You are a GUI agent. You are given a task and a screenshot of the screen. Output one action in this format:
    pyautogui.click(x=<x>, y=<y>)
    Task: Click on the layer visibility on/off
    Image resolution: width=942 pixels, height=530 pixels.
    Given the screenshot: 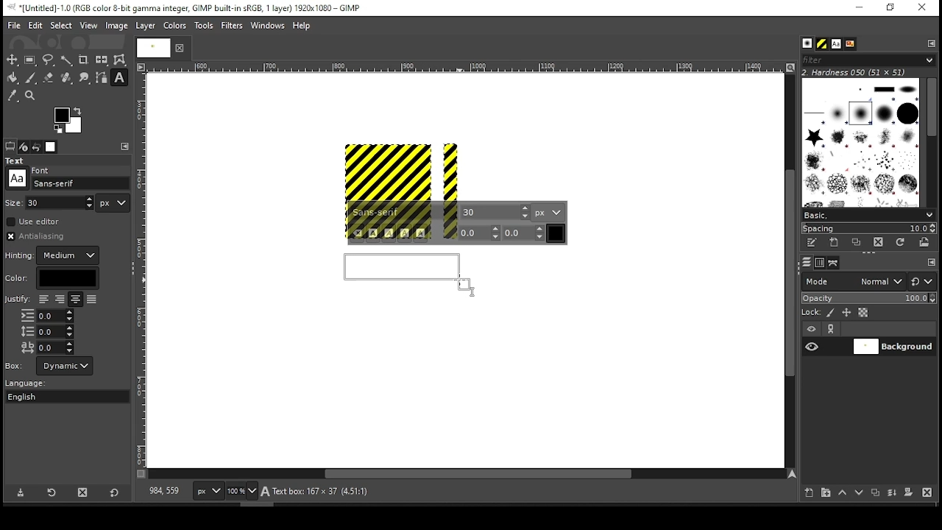 What is the action you would take?
    pyautogui.click(x=812, y=346)
    